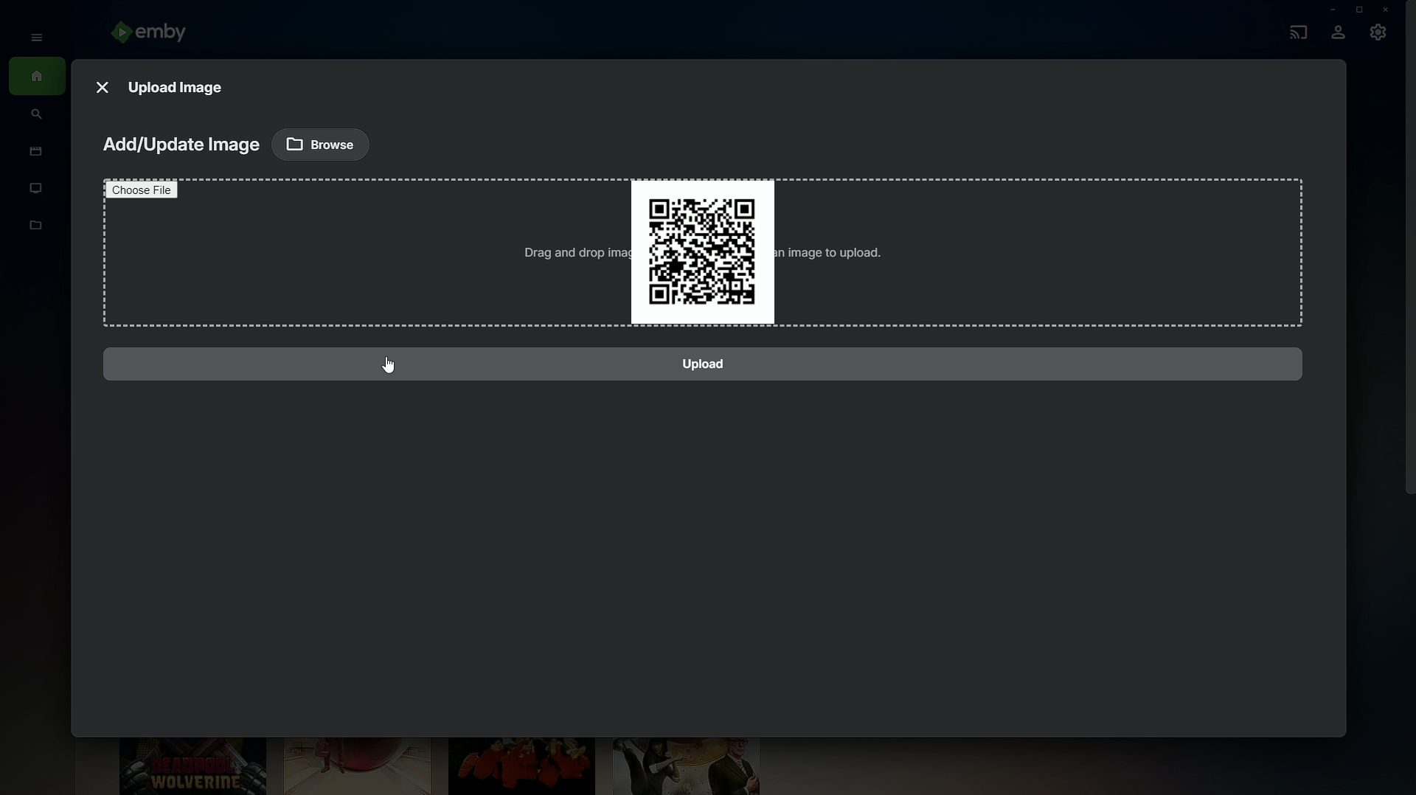 The width and height of the screenshot is (1416, 795). I want to click on Cursor, so click(390, 366).